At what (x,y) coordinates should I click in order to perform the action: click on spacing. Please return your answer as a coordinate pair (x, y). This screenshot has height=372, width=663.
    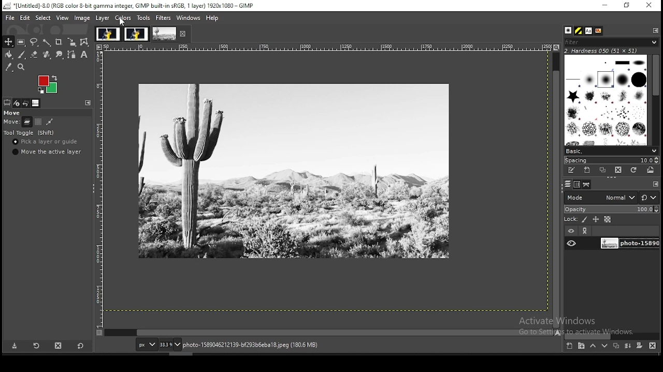
    Looking at the image, I should click on (611, 160).